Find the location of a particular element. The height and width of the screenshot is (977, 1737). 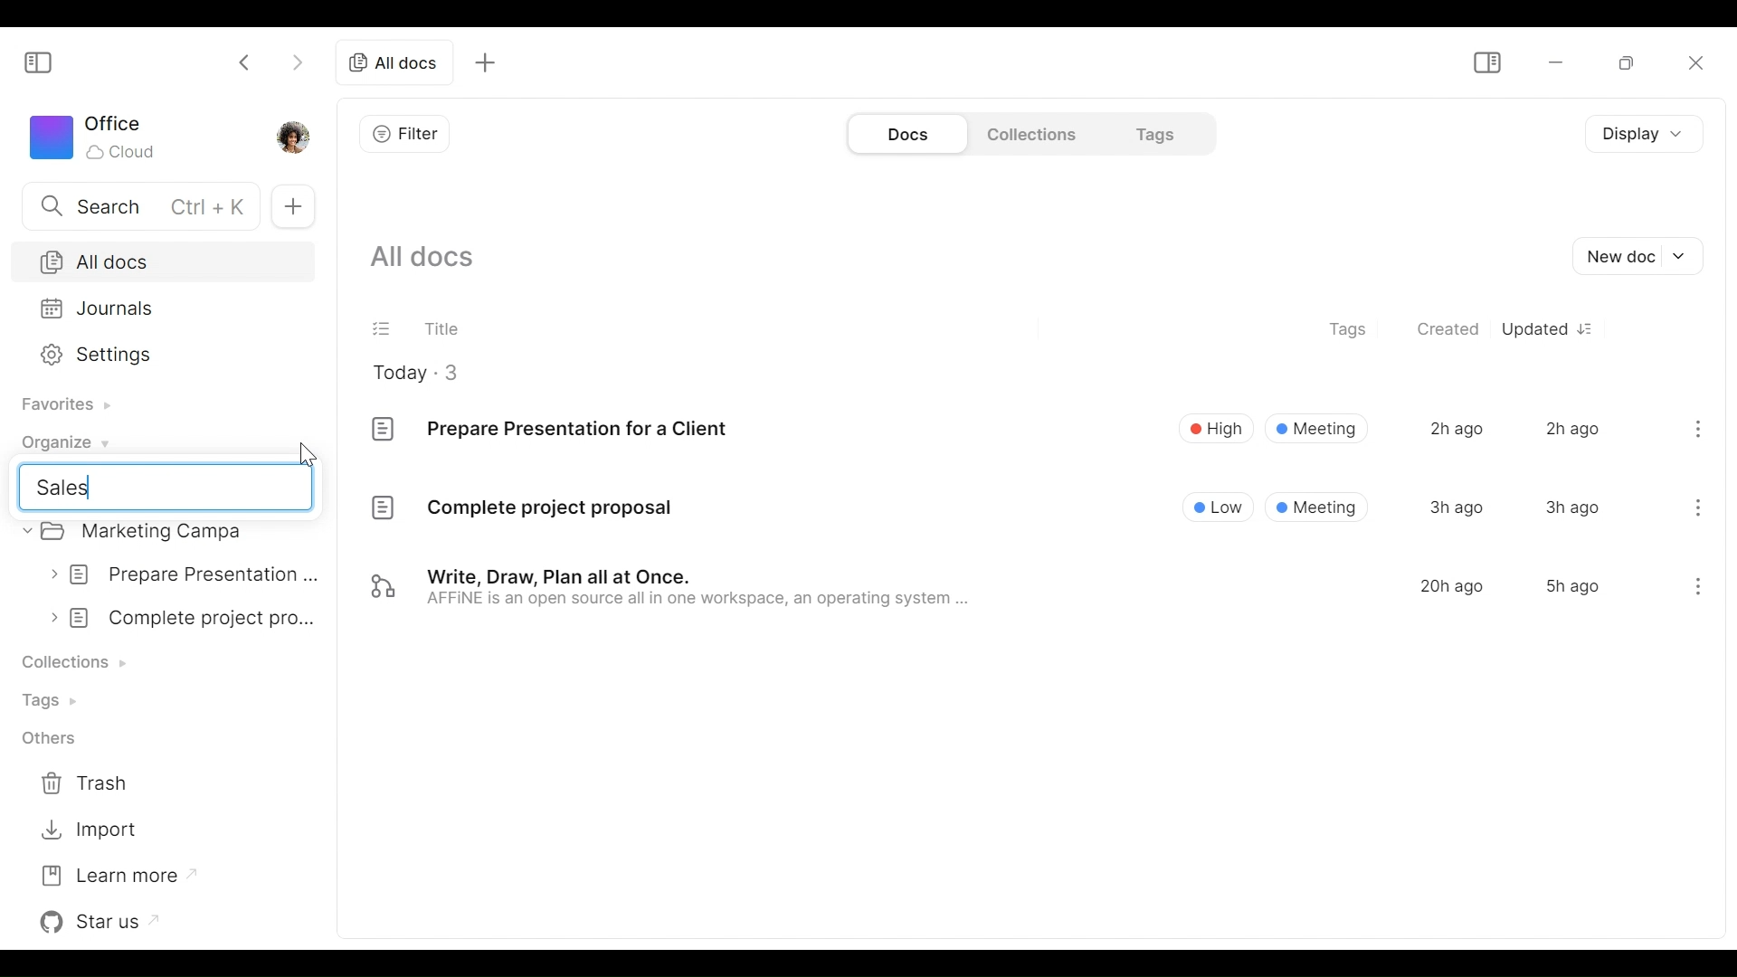

3h ago is located at coordinates (1457, 507).